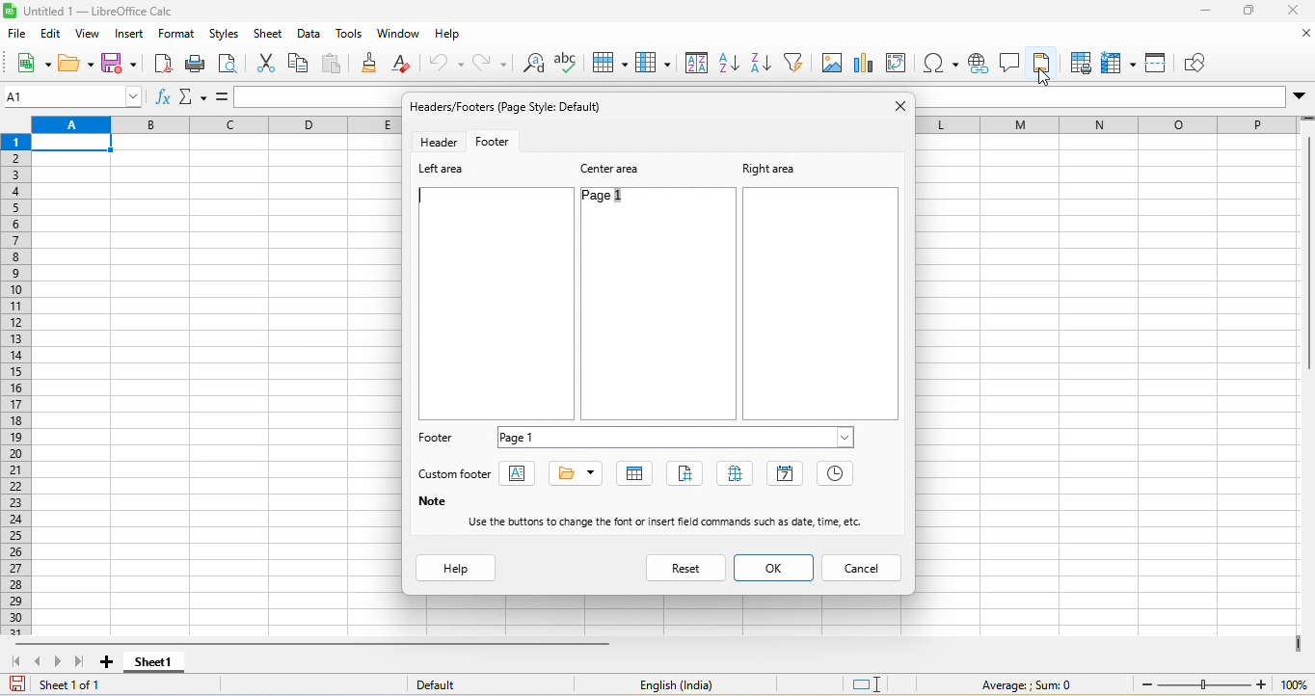  I want to click on export direct as pdf, so click(159, 67).